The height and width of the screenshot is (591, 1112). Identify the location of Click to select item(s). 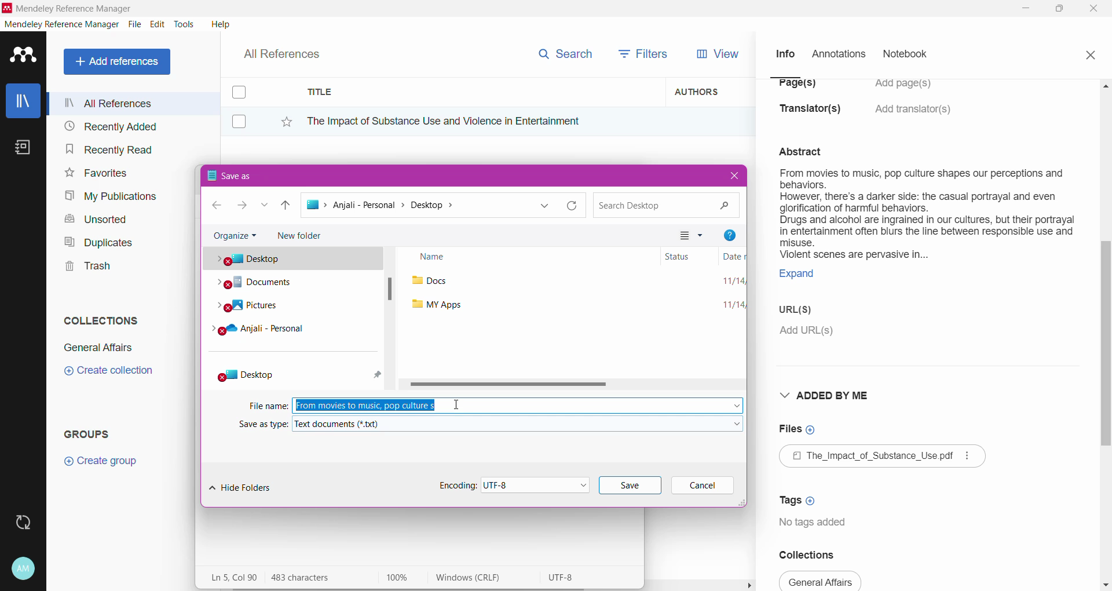
(245, 106).